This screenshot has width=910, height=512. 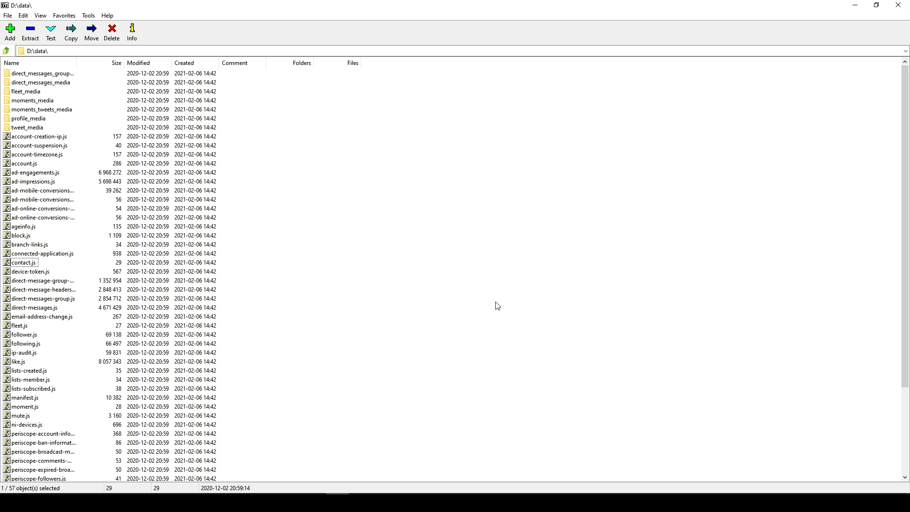 I want to click on Move, so click(x=92, y=33).